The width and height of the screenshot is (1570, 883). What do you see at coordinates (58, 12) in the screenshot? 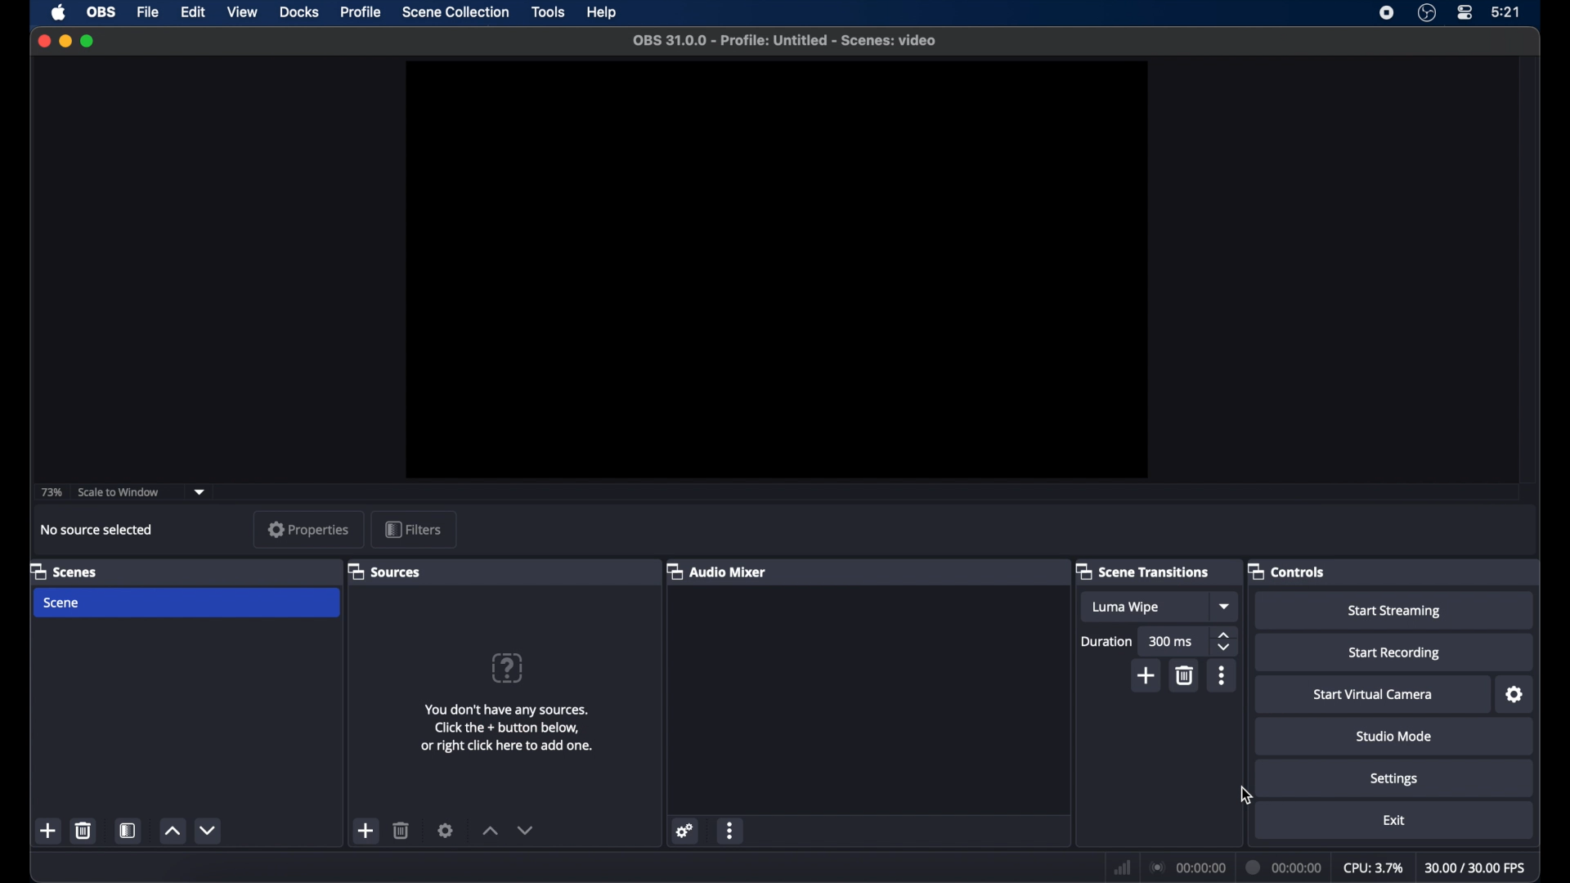
I see `apple icon` at bounding box center [58, 12].